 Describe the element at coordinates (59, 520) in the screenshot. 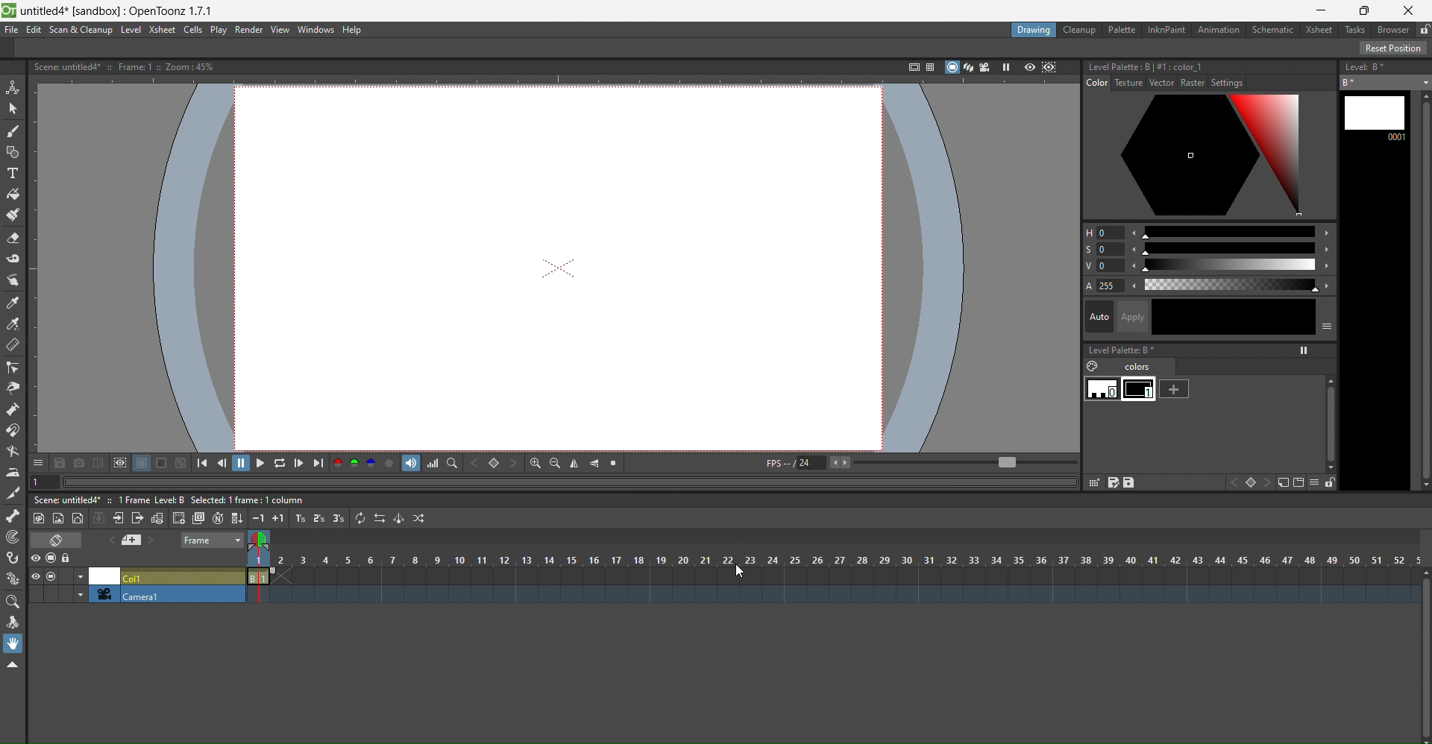

I see `new raster level` at that location.